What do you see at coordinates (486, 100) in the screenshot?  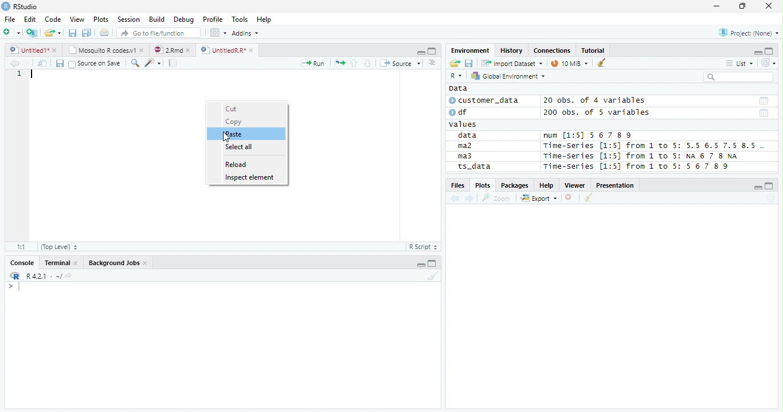 I see `customer_data` at bounding box center [486, 100].